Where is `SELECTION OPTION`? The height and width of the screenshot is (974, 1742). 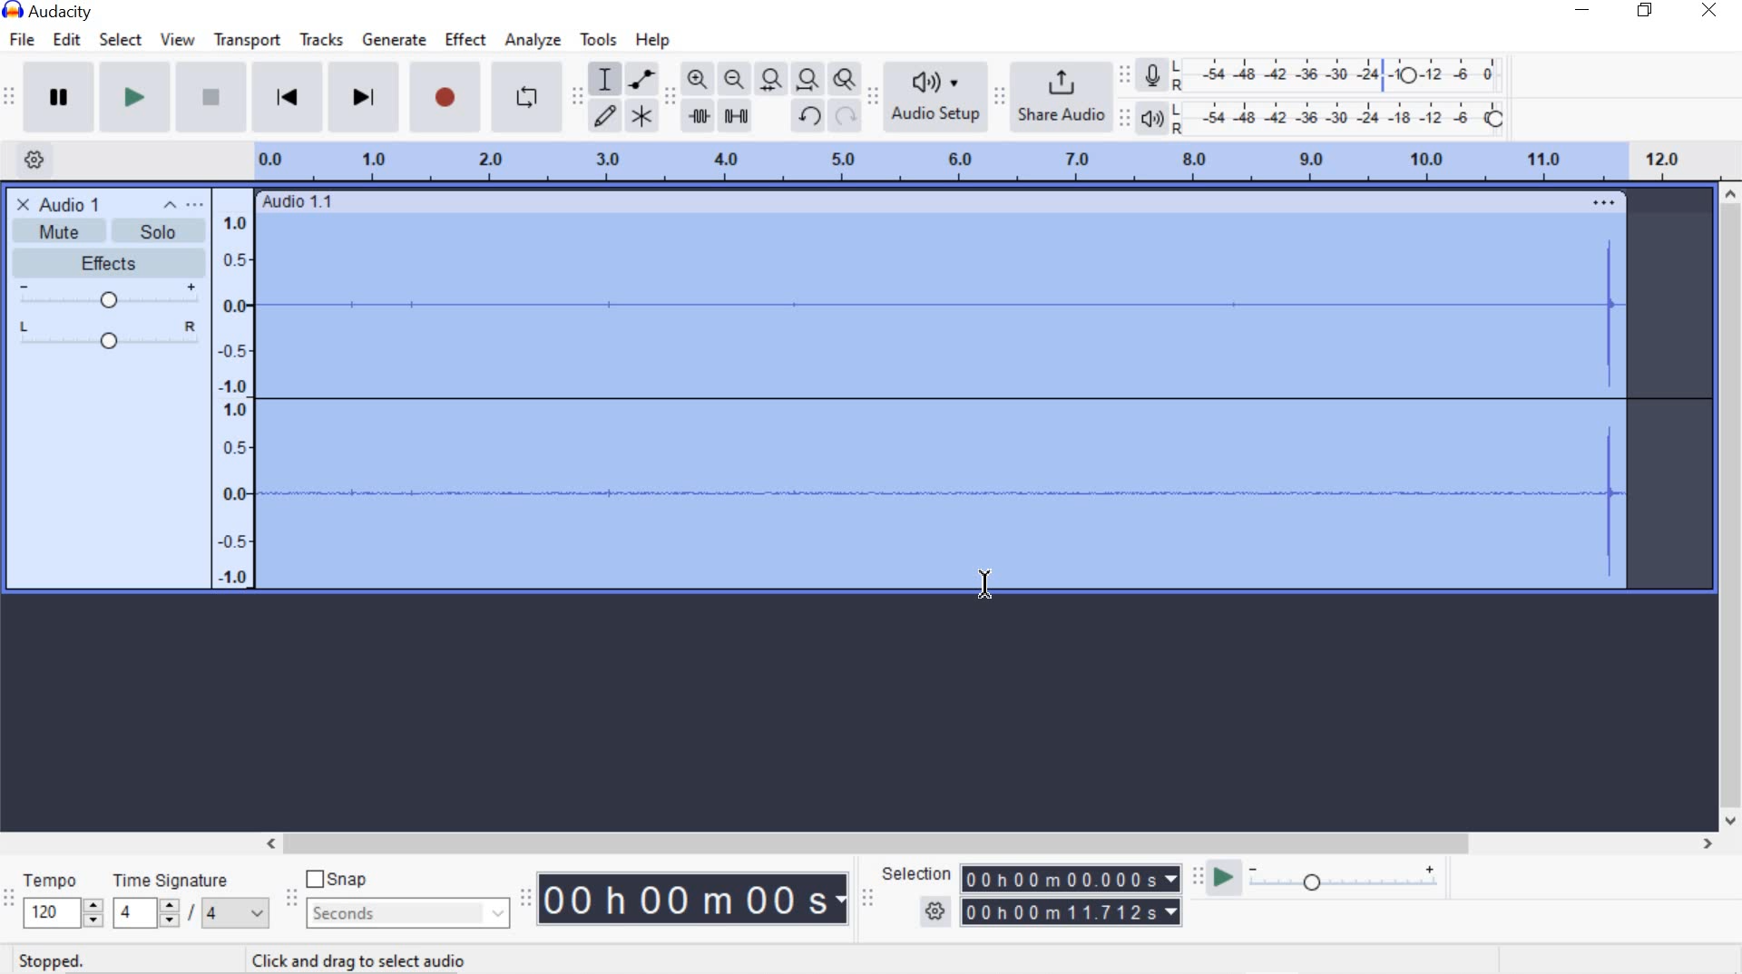 SELECTION OPTION is located at coordinates (936, 911).